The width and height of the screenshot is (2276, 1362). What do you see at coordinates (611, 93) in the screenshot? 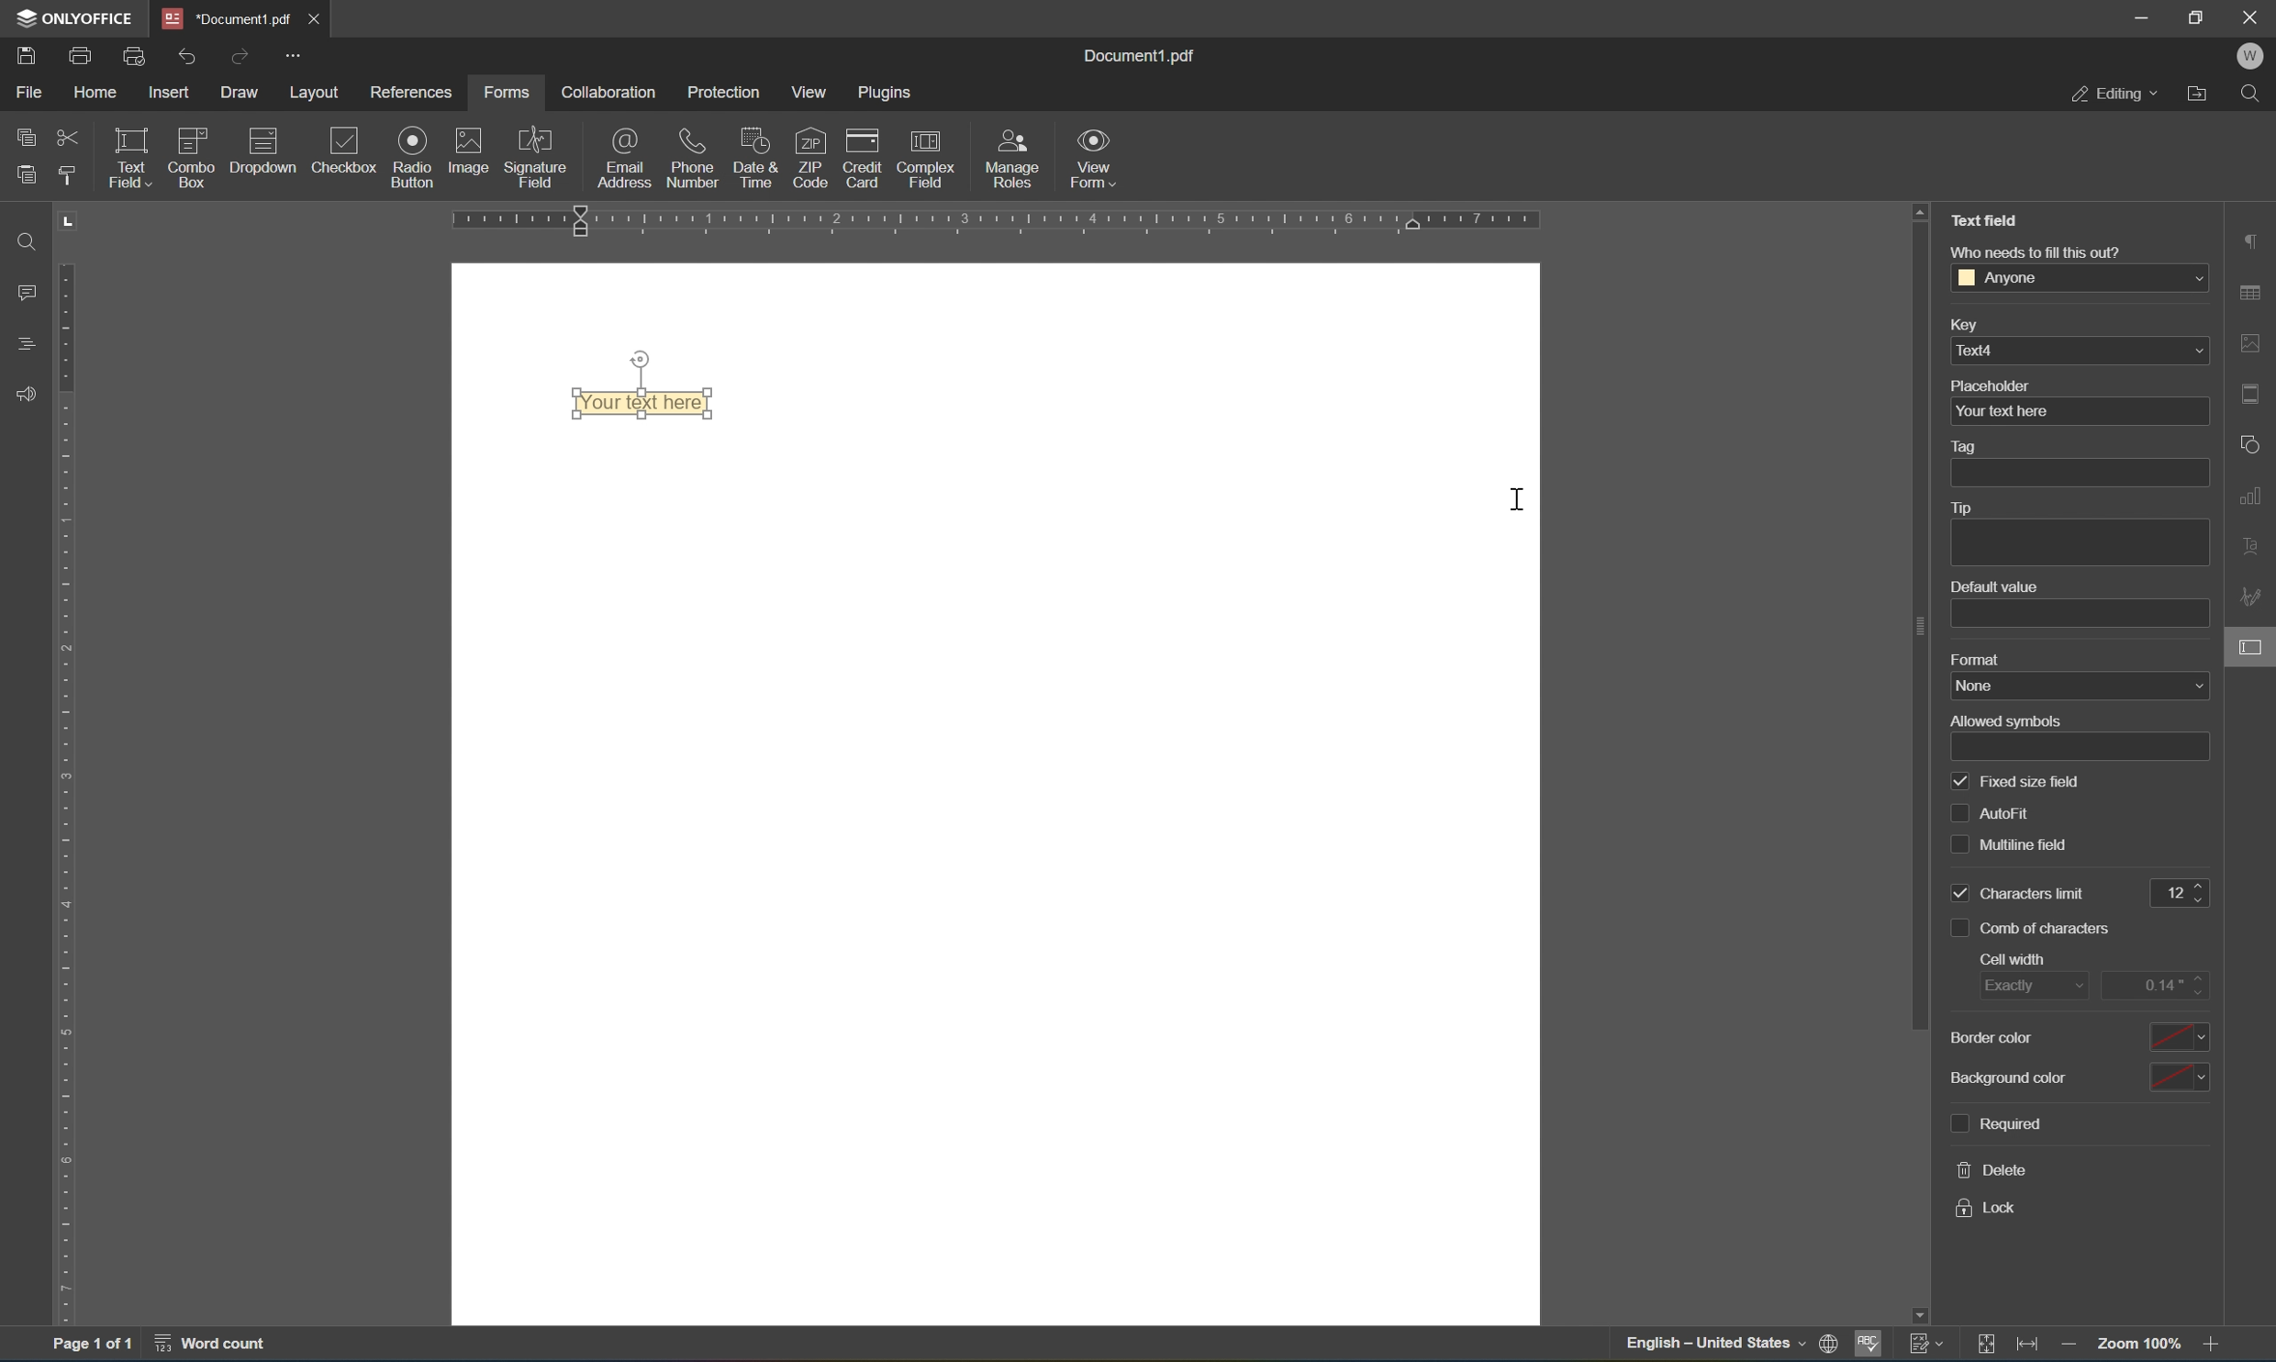
I see `collaboration` at bounding box center [611, 93].